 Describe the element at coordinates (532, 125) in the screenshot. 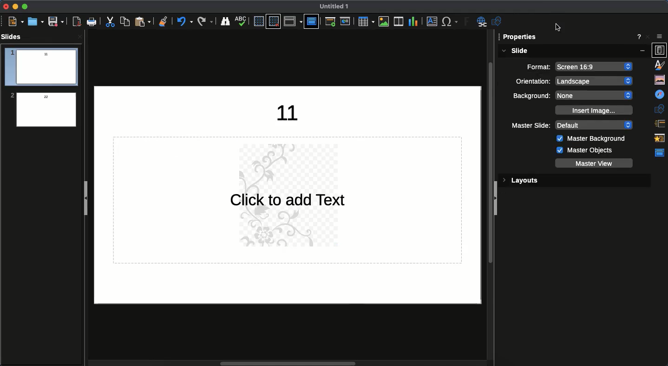

I see `Master slide` at that location.